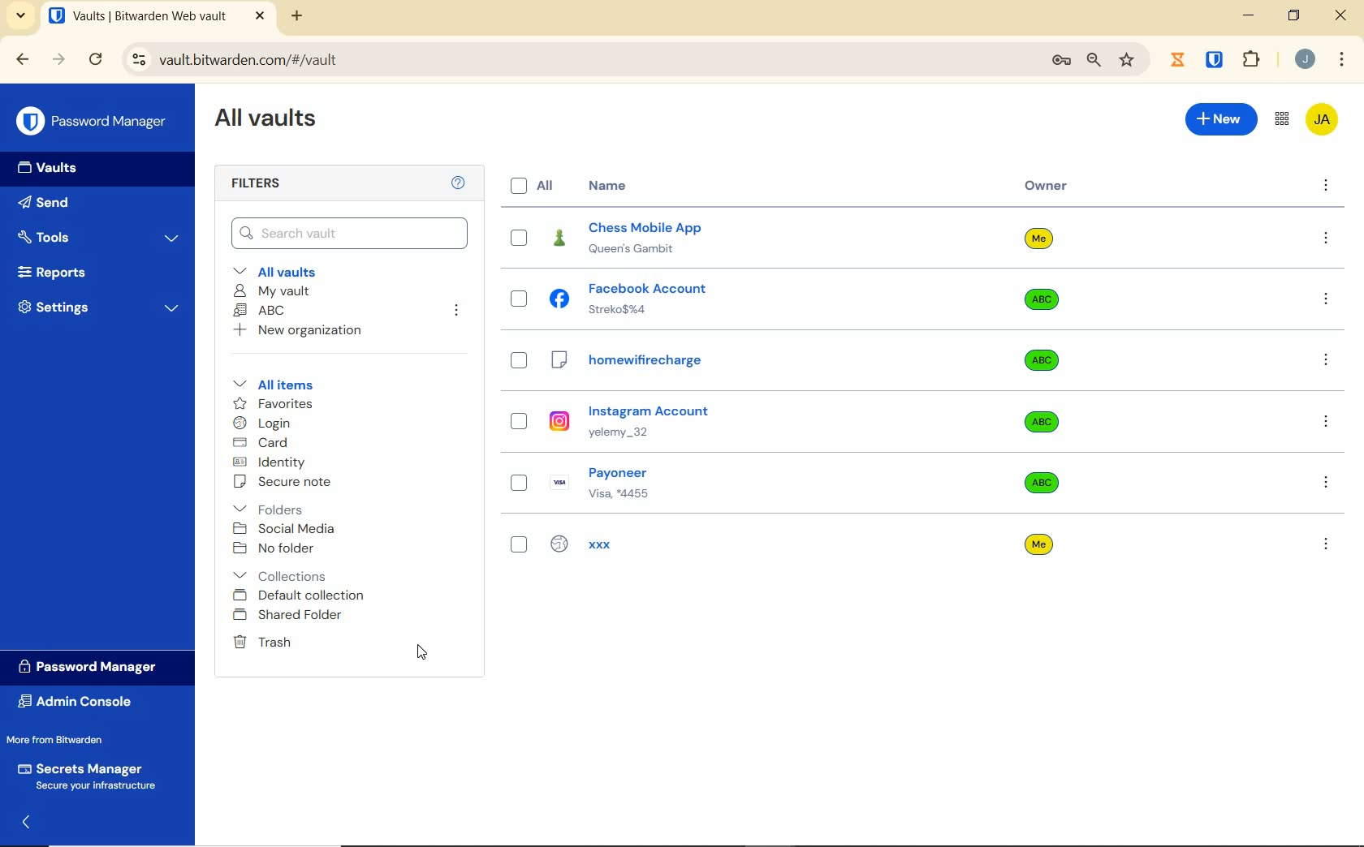 The height and width of the screenshot is (847, 1364). Describe the element at coordinates (1327, 239) in the screenshot. I see `more options` at that location.